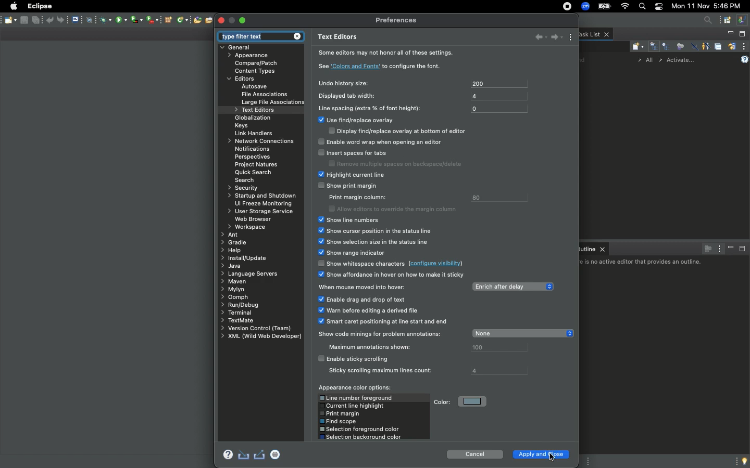 The height and width of the screenshot is (468, 750). What do you see at coordinates (228, 454) in the screenshot?
I see `Help` at bounding box center [228, 454].